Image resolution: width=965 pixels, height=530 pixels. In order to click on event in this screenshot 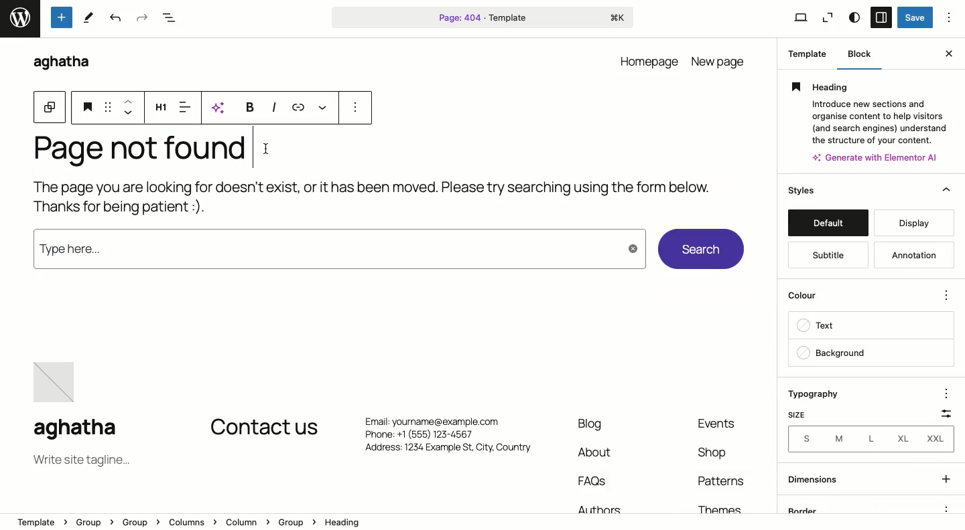, I will do `click(720, 423)`.